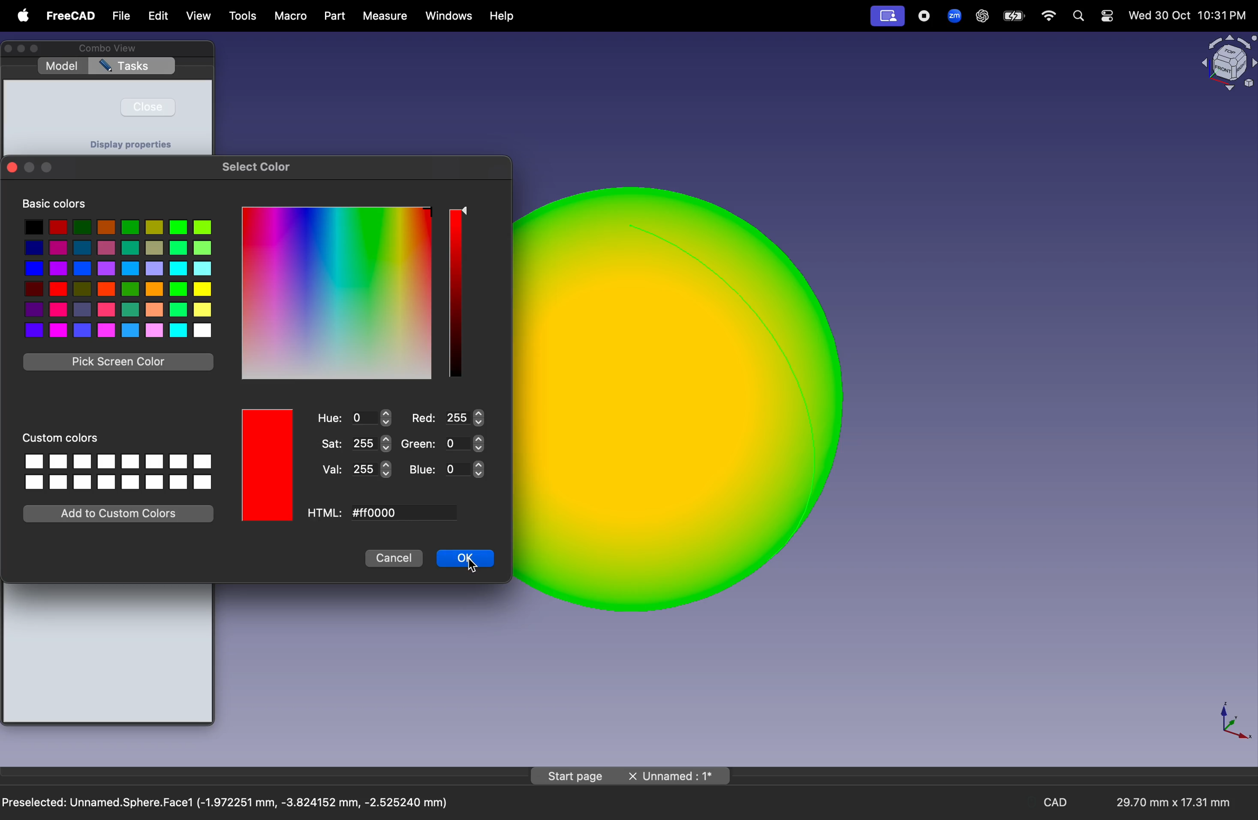  What do you see at coordinates (474, 567) in the screenshot?
I see `cursor` at bounding box center [474, 567].